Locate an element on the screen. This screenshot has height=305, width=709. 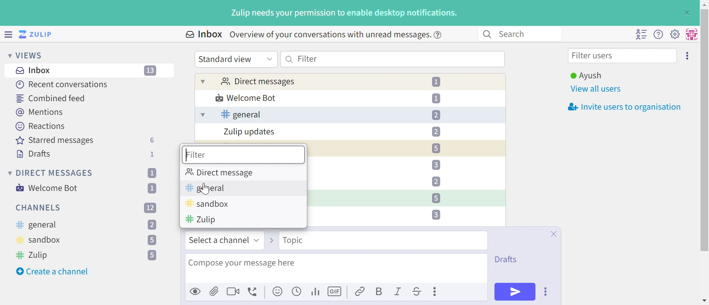
Zulip updates is located at coordinates (250, 132).